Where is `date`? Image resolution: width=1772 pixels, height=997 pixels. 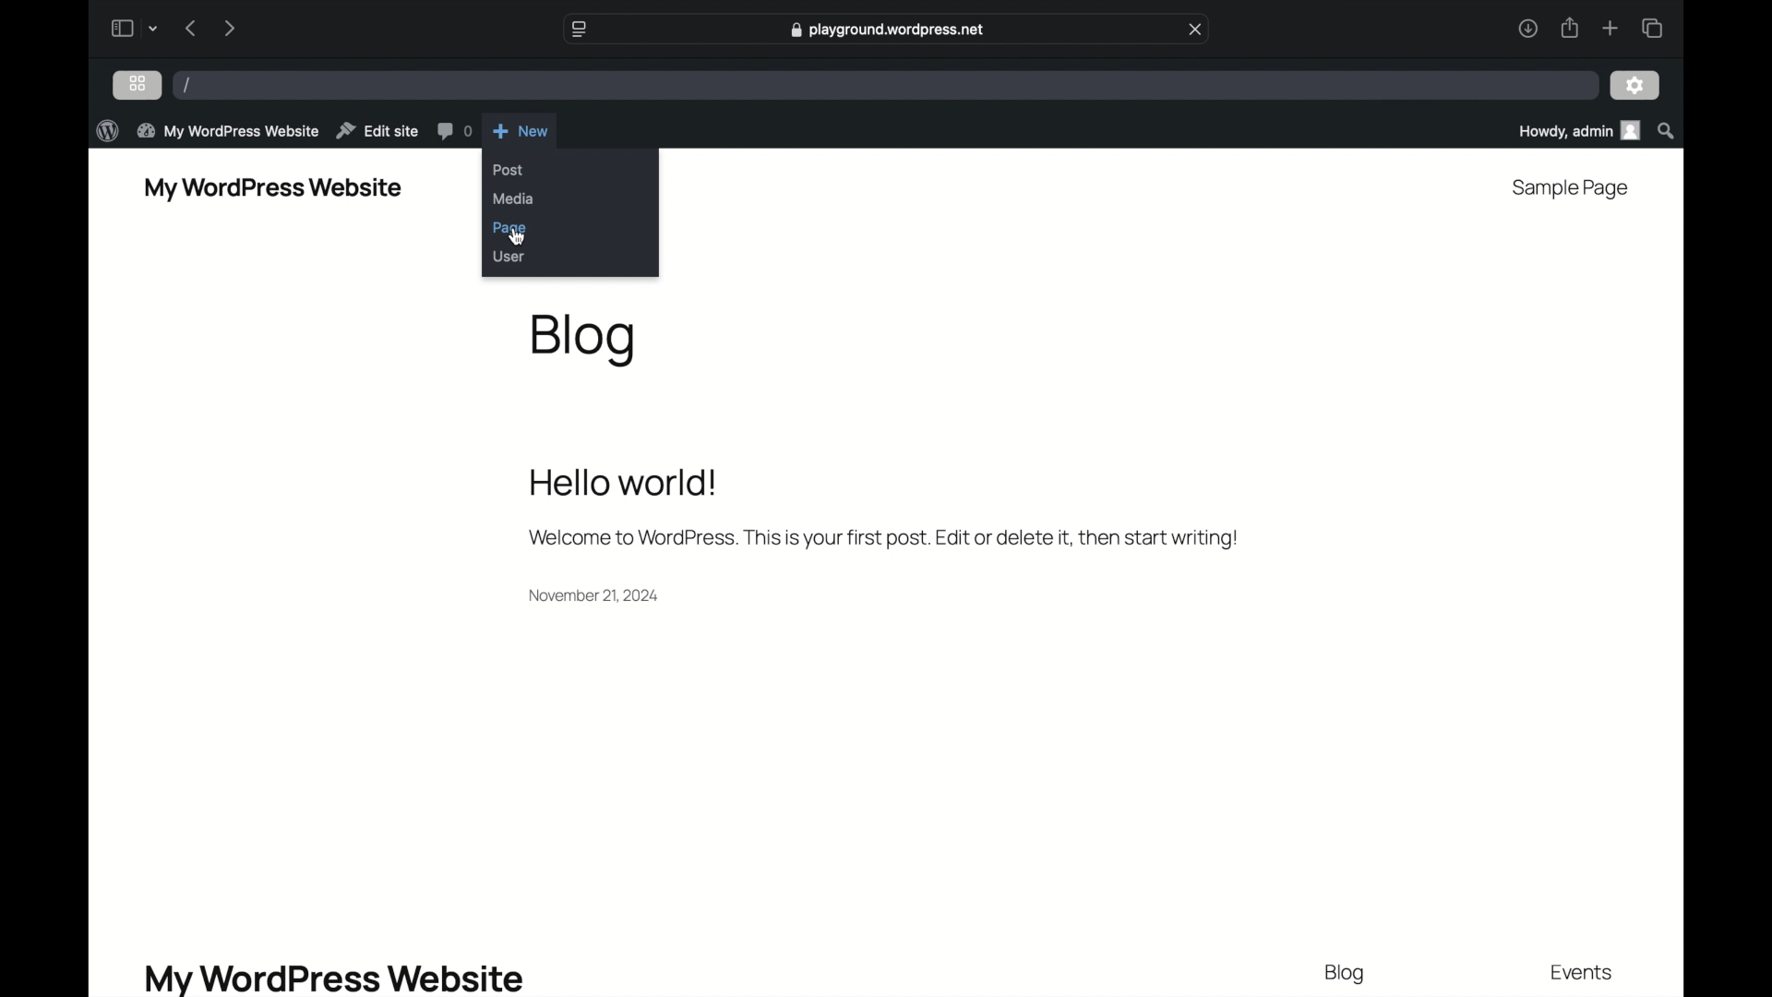 date is located at coordinates (594, 595).